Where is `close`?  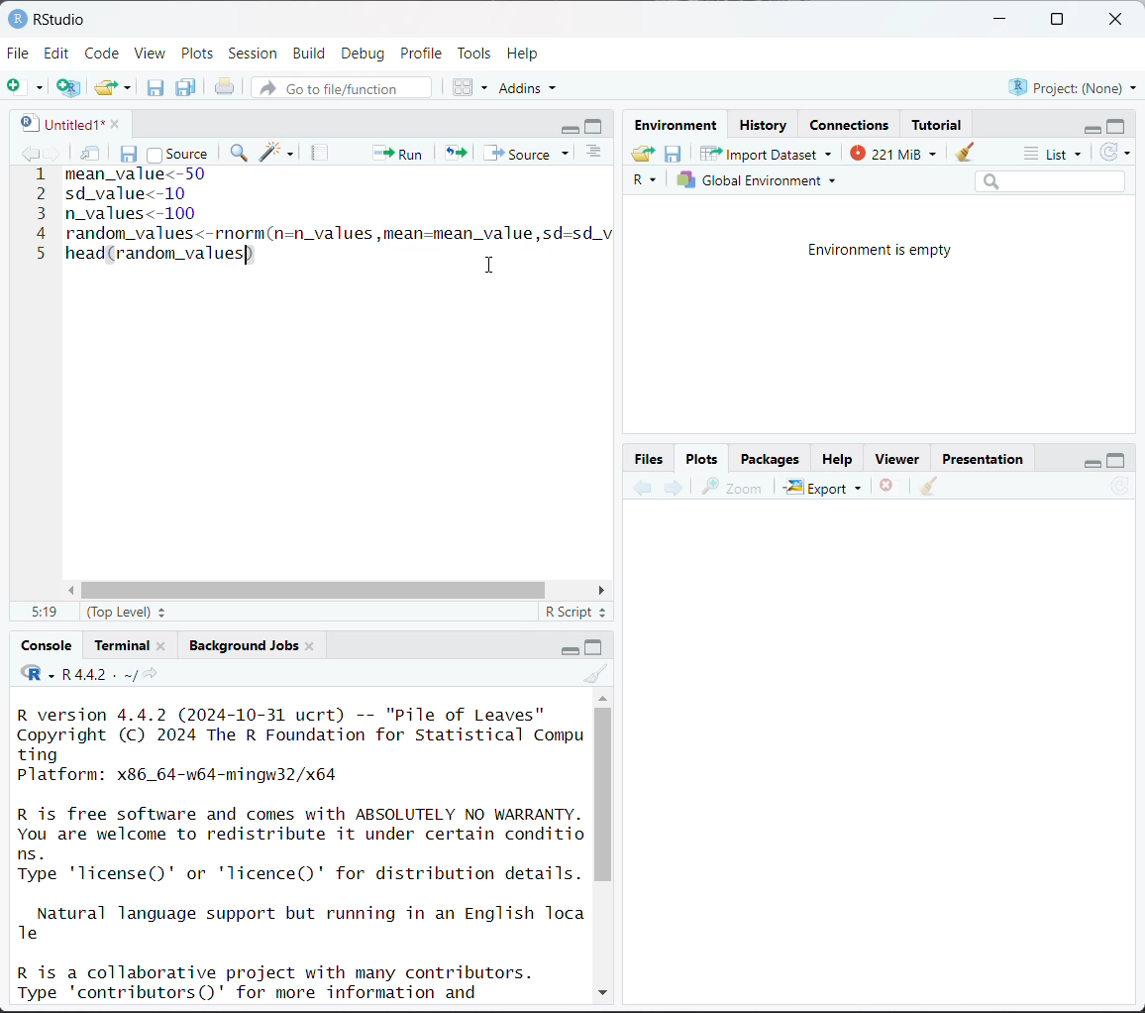 close is located at coordinates (310, 644).